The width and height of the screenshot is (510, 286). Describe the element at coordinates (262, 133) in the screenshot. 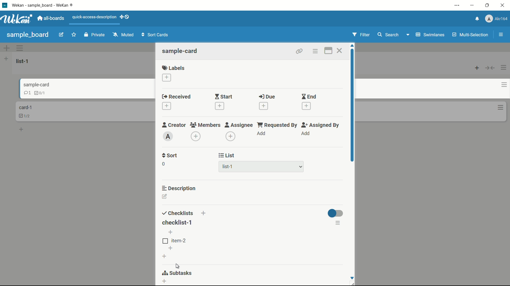

I see `add` at that location.